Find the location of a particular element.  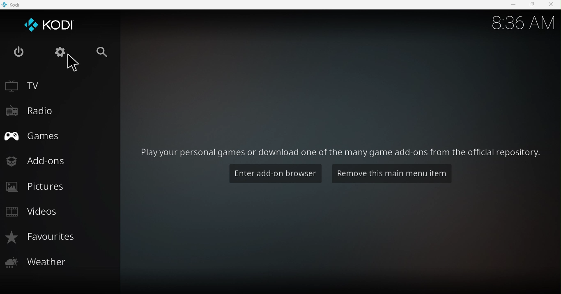

Pictures is located at coordinates (57, 187).